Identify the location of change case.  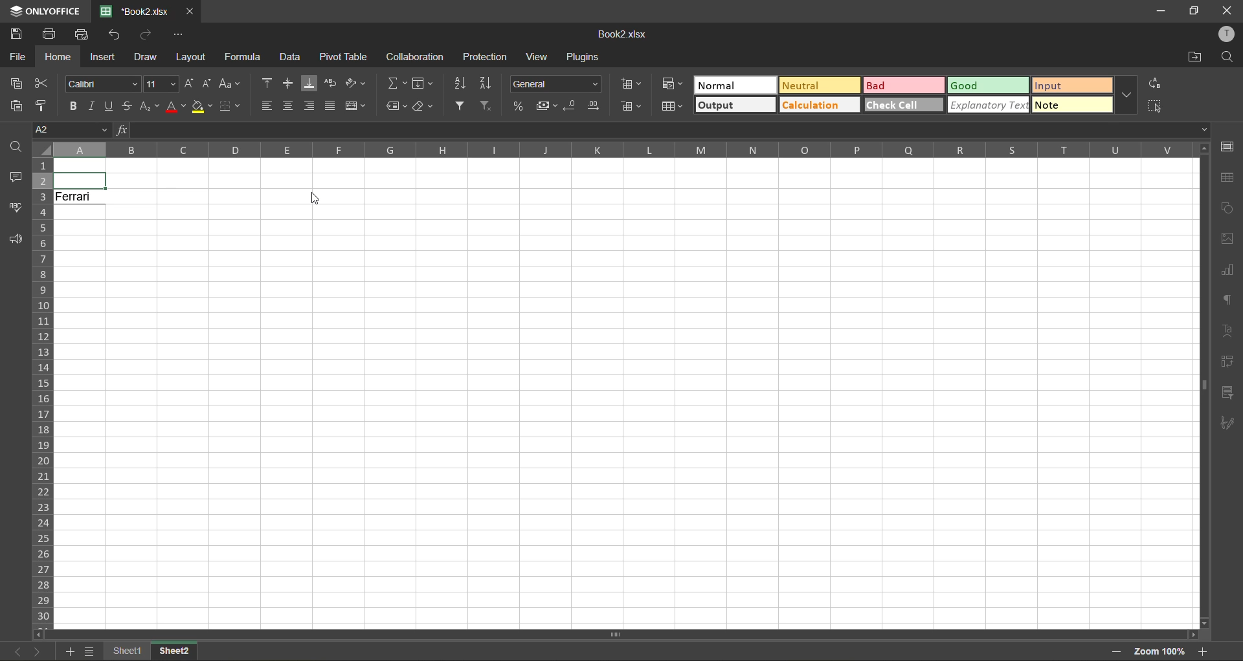
(232, 84).